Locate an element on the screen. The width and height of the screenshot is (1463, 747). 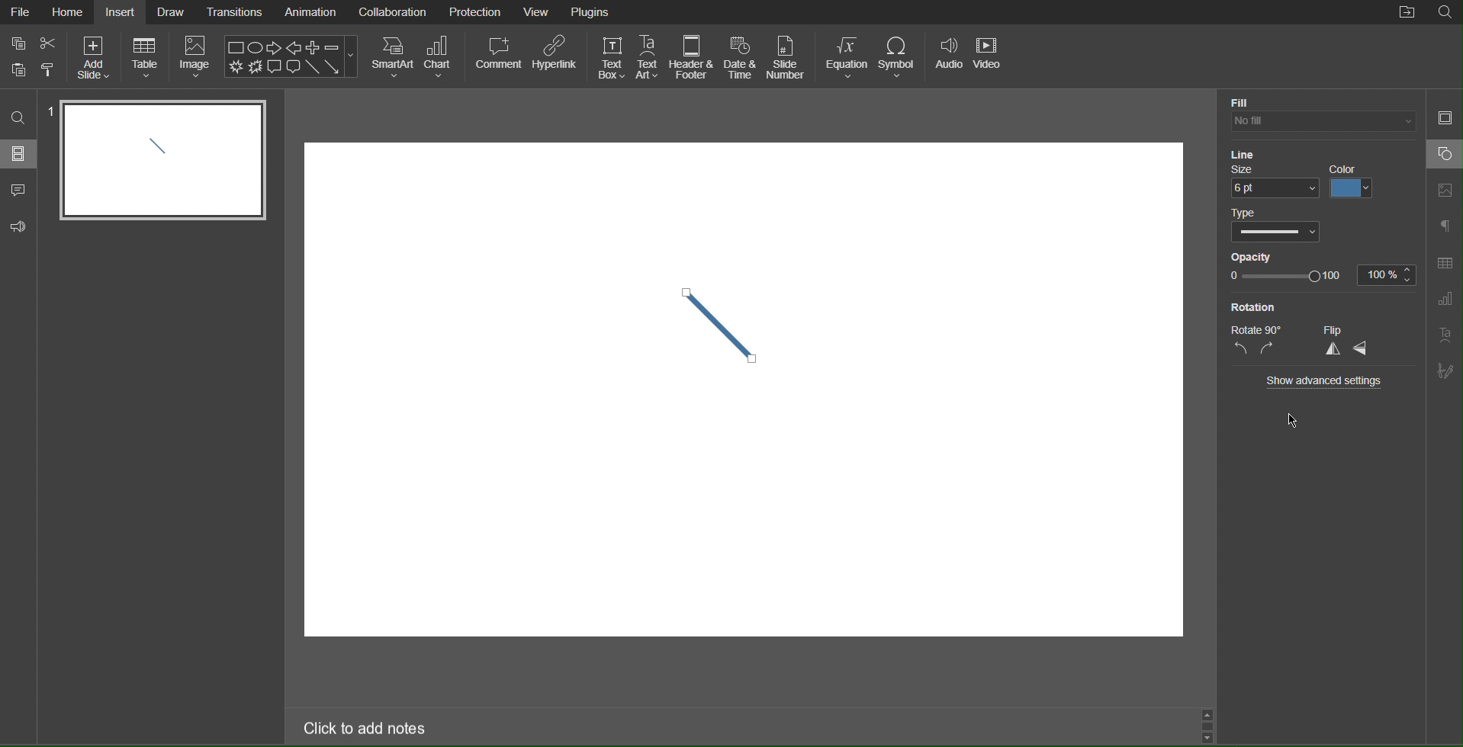
Open File Location is located at coordinates (1407, 13).